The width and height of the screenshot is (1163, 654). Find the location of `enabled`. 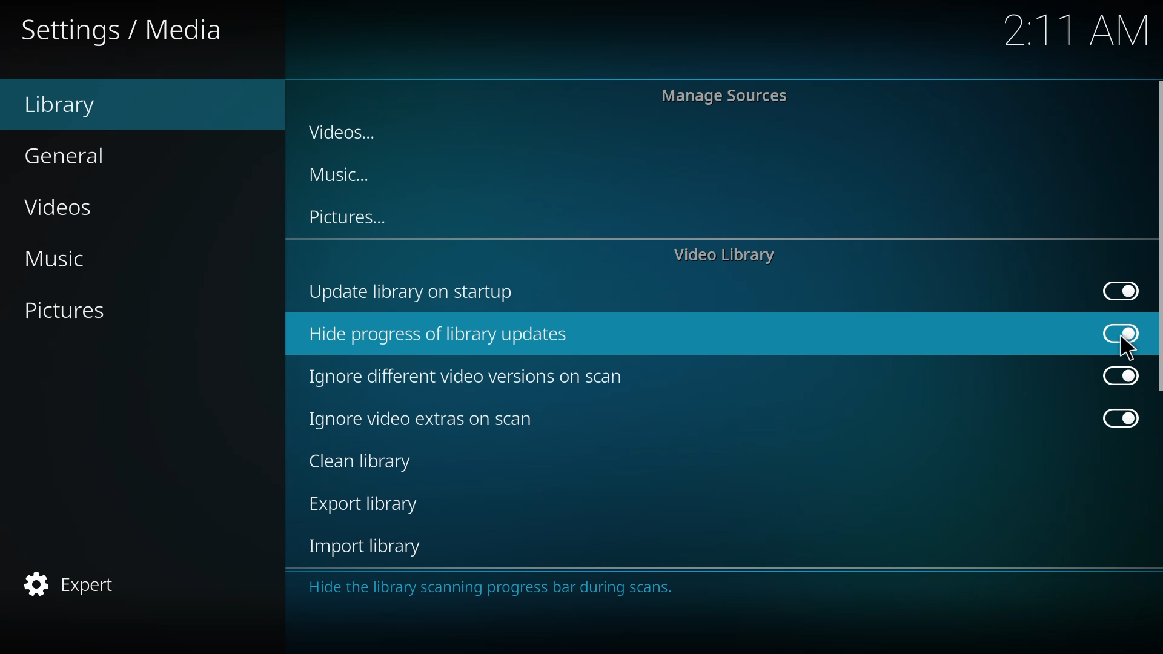

enabled is located at coordinates (1116, 419).